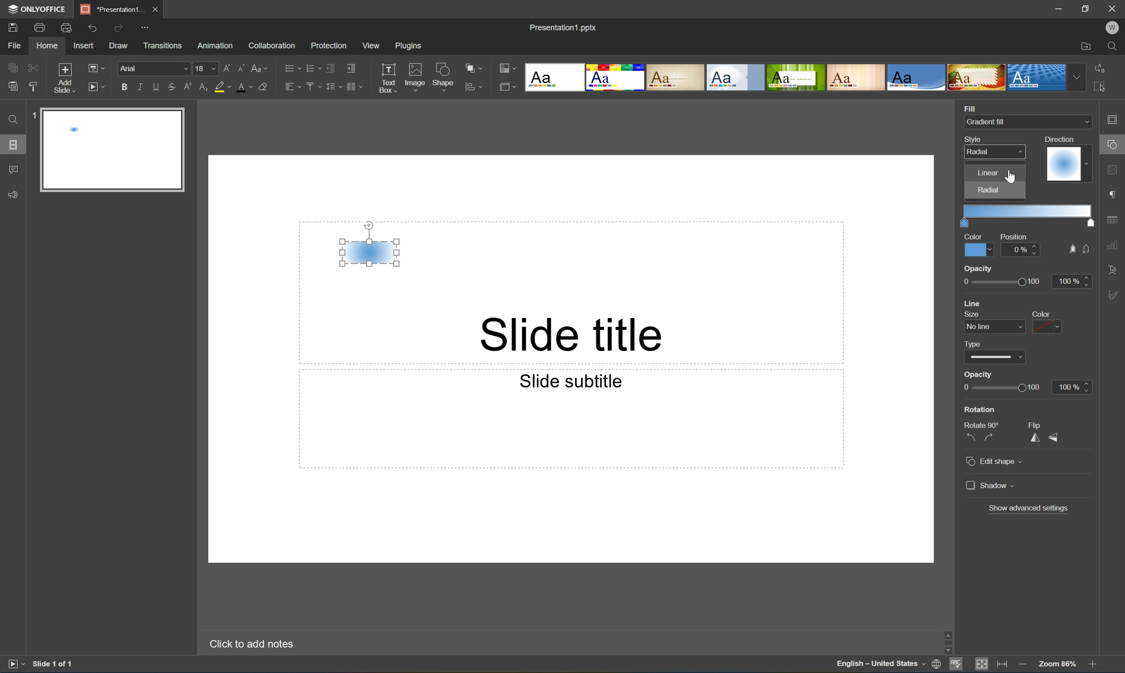  I want to click on Color, so click(978, 249).